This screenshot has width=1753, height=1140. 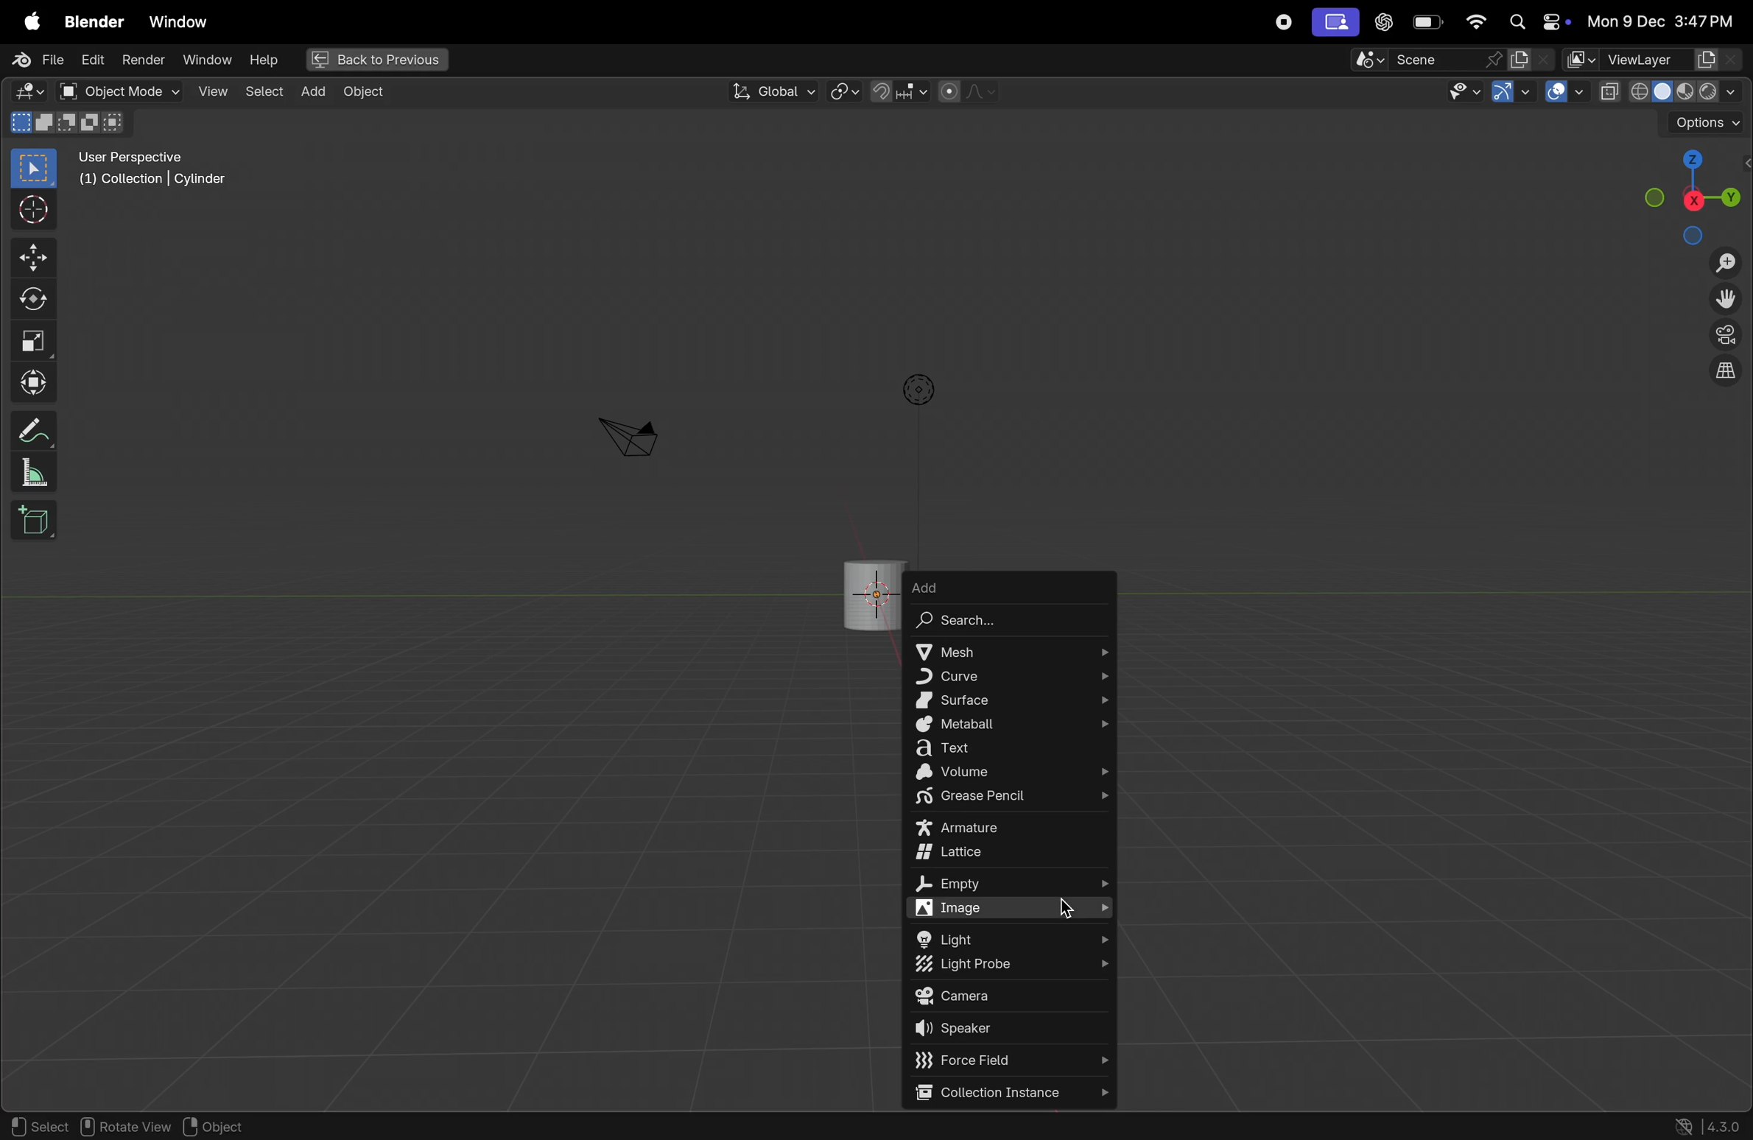 What do you see at coordinates (1694, 193) in the screenshot?
I see `view point` at bounding box center [1694, 193].